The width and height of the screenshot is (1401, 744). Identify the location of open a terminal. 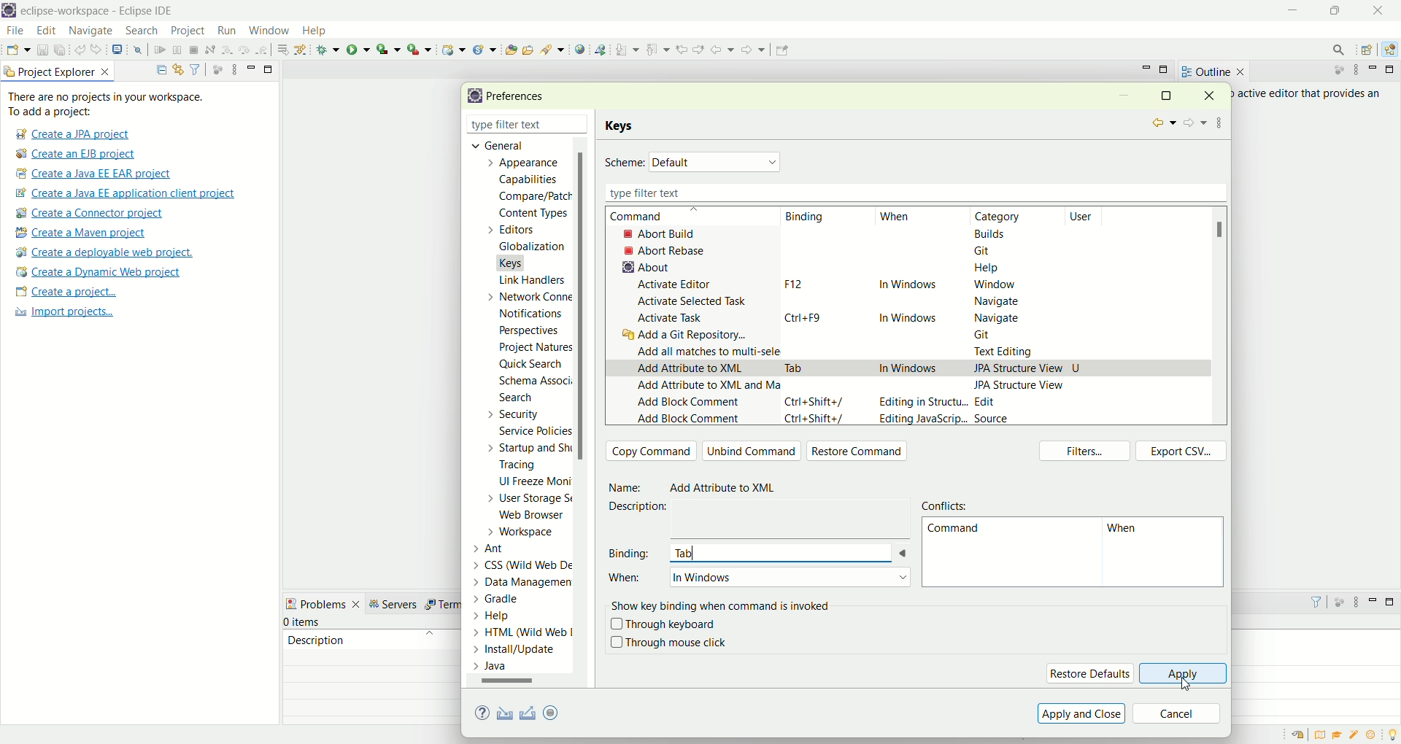
(116, 50).